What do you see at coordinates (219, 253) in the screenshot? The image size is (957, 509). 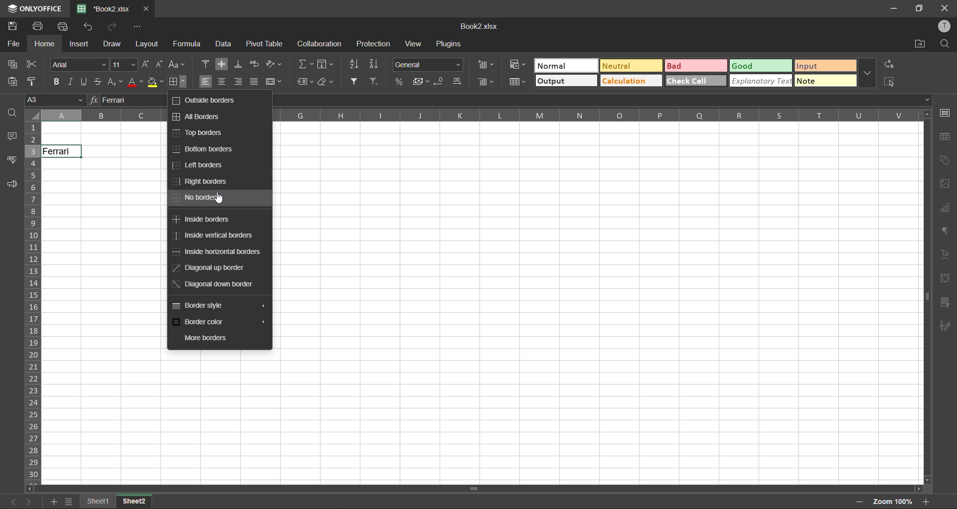 I see `inside horizontal borders` at bounding box center [219, 253].